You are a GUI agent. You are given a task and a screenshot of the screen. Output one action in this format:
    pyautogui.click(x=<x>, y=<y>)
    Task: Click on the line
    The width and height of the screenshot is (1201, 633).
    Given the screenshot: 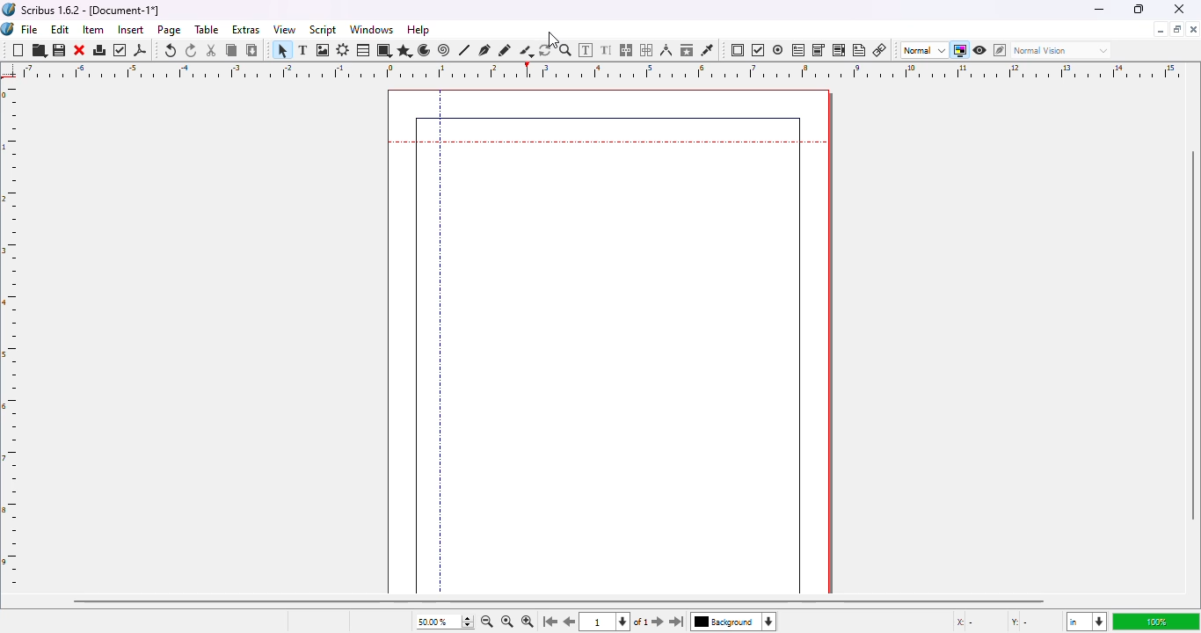 What is the action you would take?
    pyautogui.click(x=465, y=50)
    